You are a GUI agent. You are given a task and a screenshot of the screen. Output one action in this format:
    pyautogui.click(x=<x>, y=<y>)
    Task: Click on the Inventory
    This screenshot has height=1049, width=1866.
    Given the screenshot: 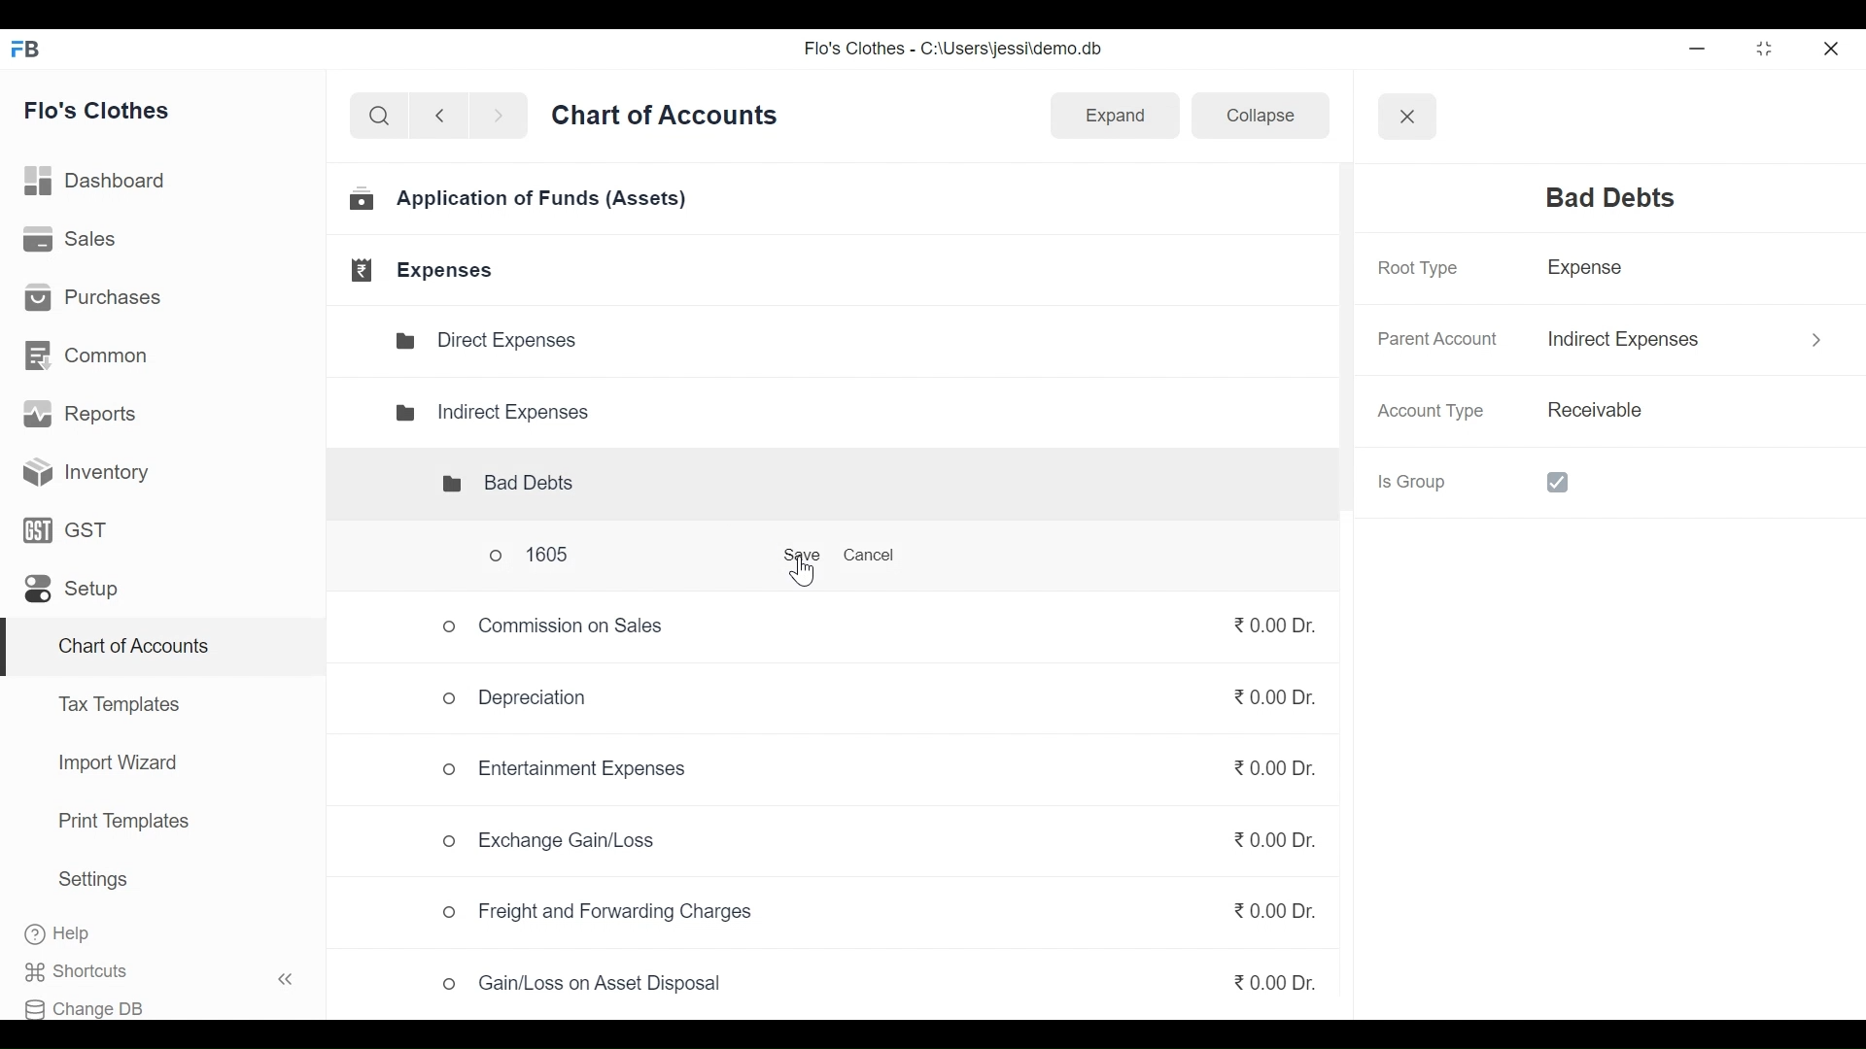 What is the action you would take?
    pyautogui.click(x=80, y=471)
    